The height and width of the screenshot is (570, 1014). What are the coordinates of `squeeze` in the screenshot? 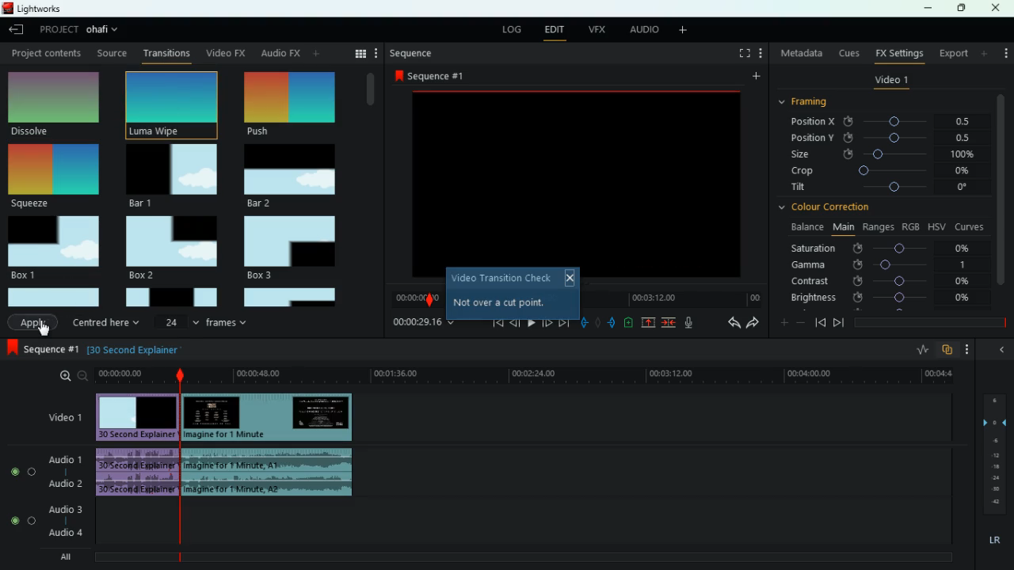 It's located at (51, 177).